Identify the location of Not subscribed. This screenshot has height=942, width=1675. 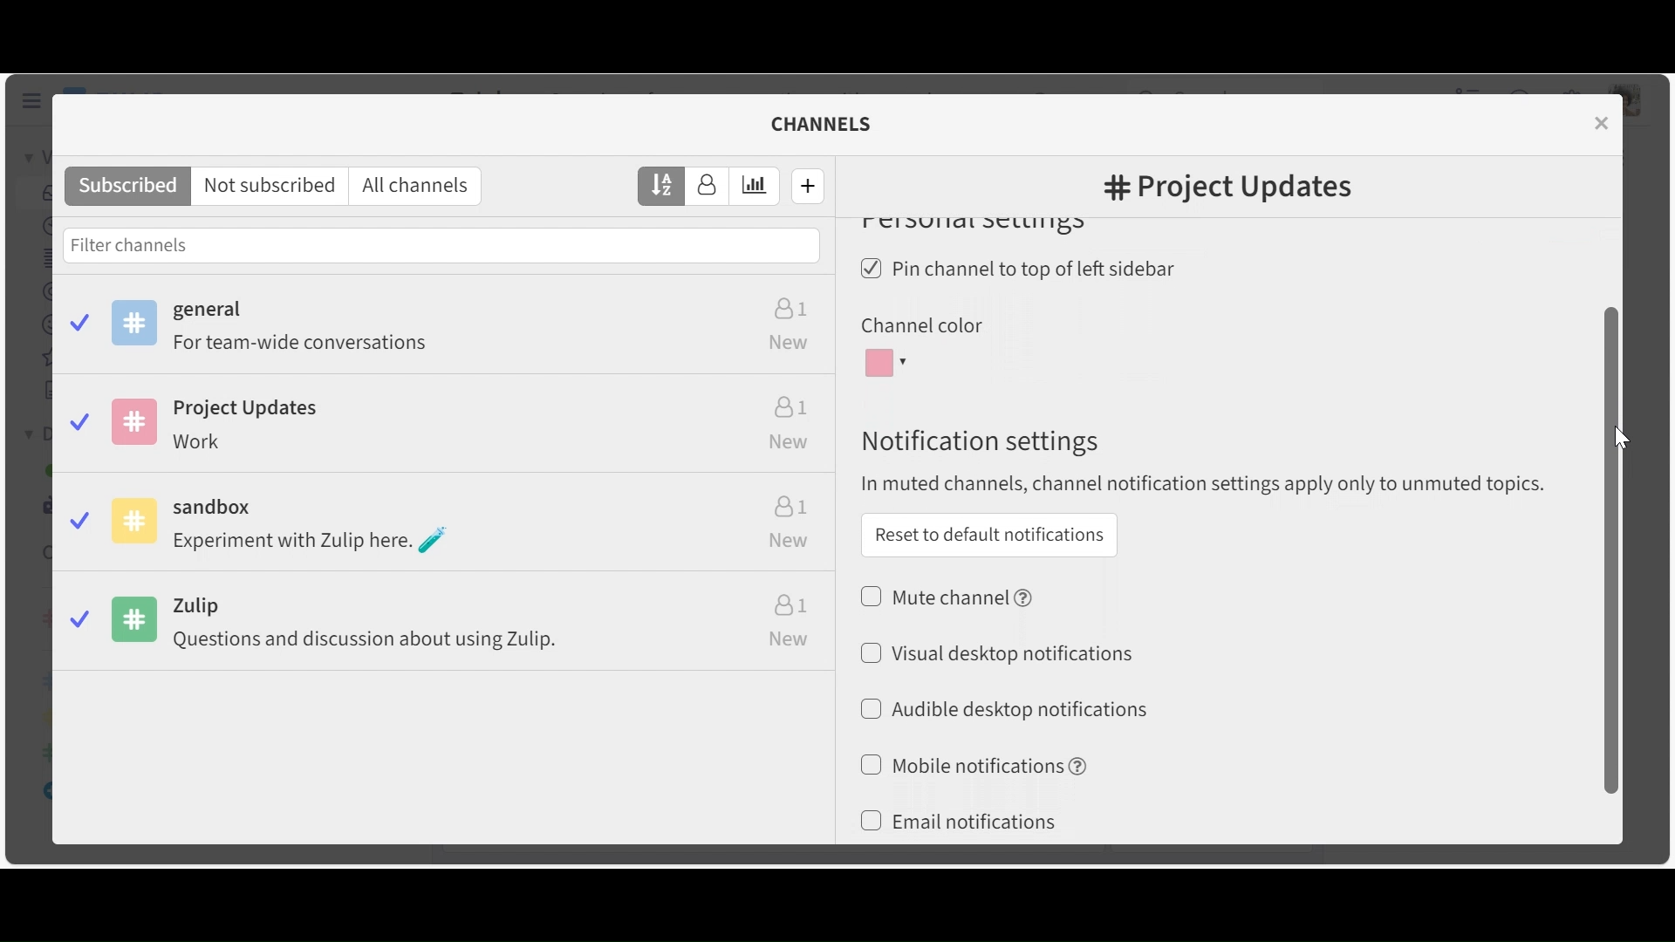
(273, 187).